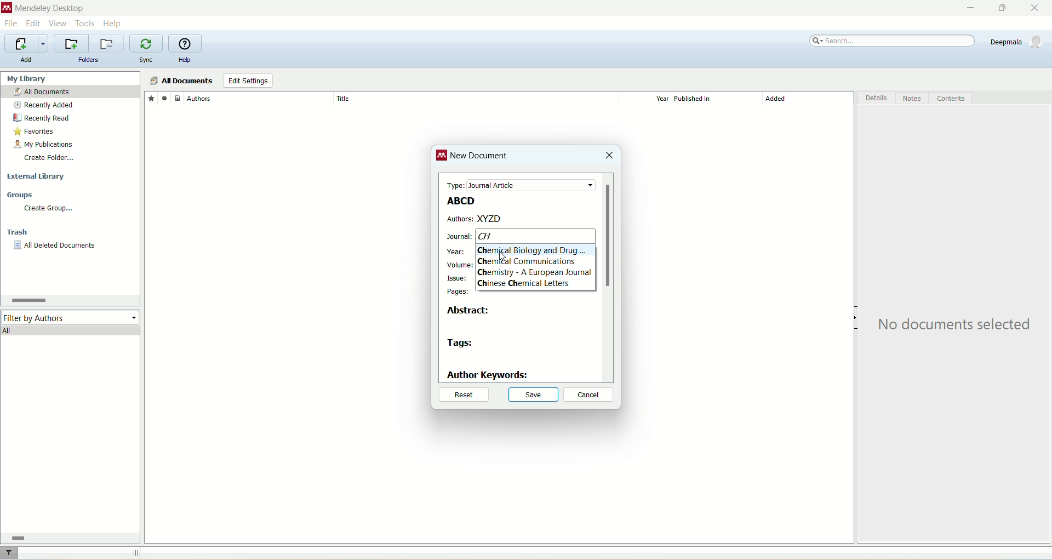  What do you see at coordinates (535, 267) in the screenshot?
I see `Text` at bounding box center [535, 267].